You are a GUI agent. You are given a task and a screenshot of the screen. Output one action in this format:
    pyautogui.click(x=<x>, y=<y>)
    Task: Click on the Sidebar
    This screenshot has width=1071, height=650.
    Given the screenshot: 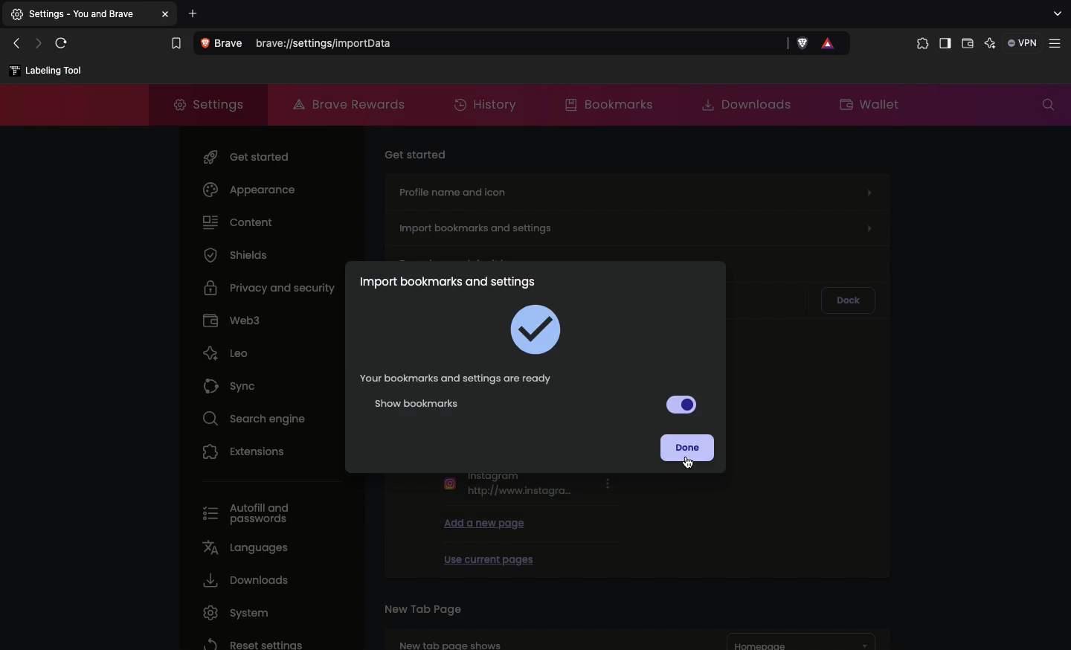 What is the action you would take?
    pyautogui.click(x=944, y=45)
    